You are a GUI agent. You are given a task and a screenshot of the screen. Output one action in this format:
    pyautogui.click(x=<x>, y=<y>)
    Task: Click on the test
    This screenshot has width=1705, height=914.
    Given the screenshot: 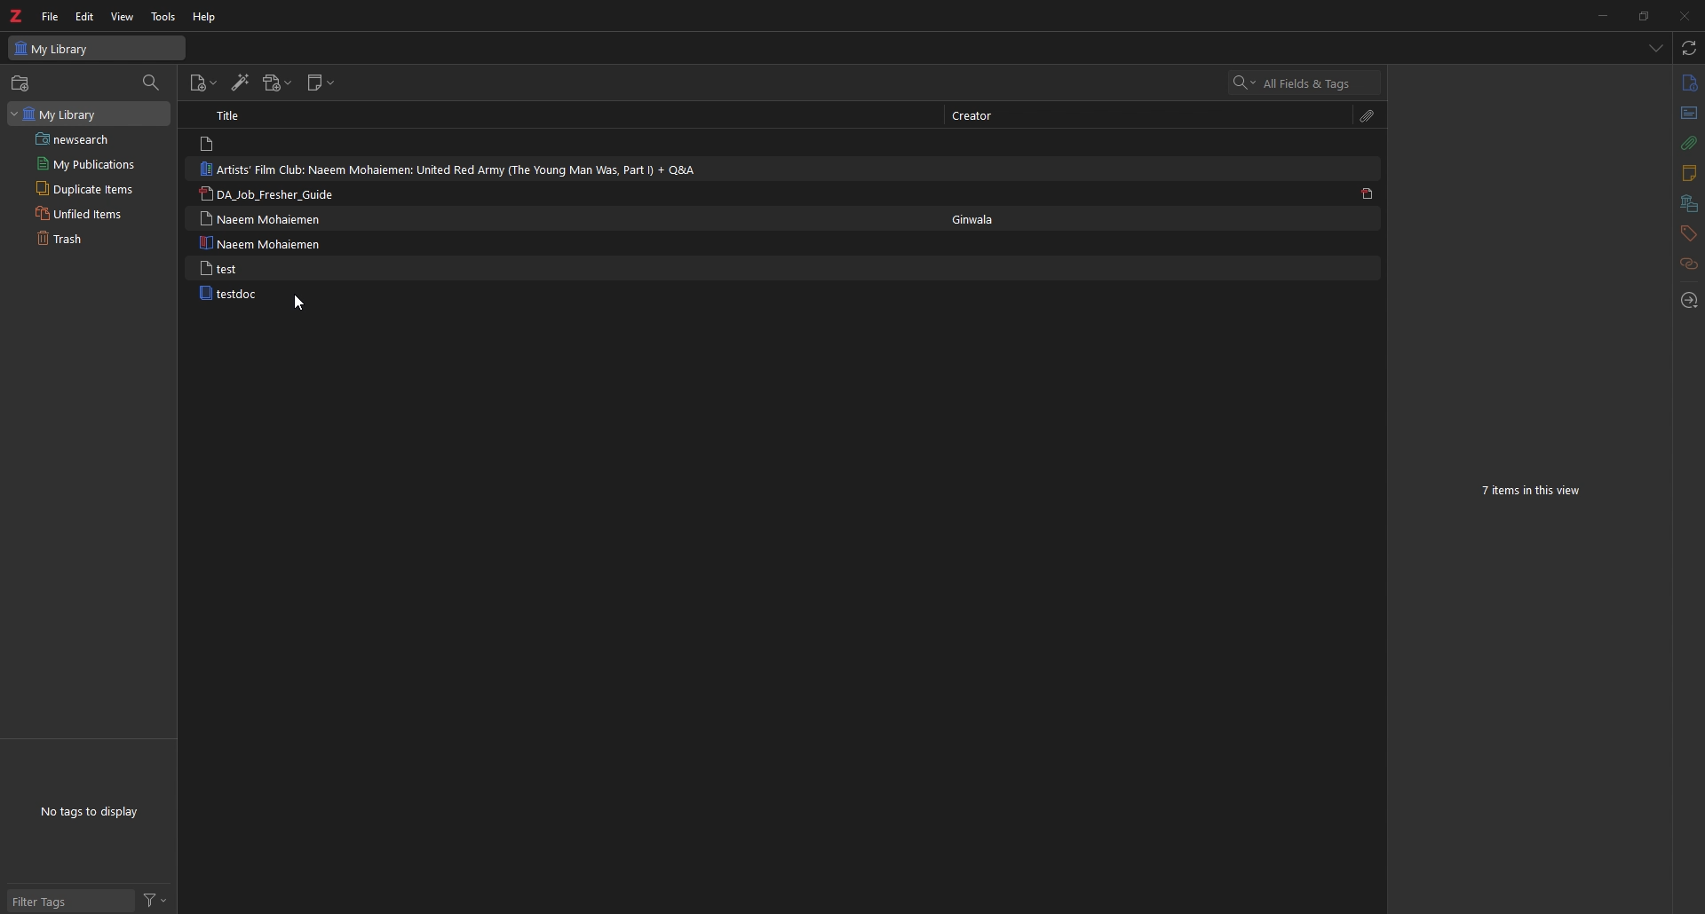 What is the action you would take?
    pyautogui.click(x=224, y=268)
    